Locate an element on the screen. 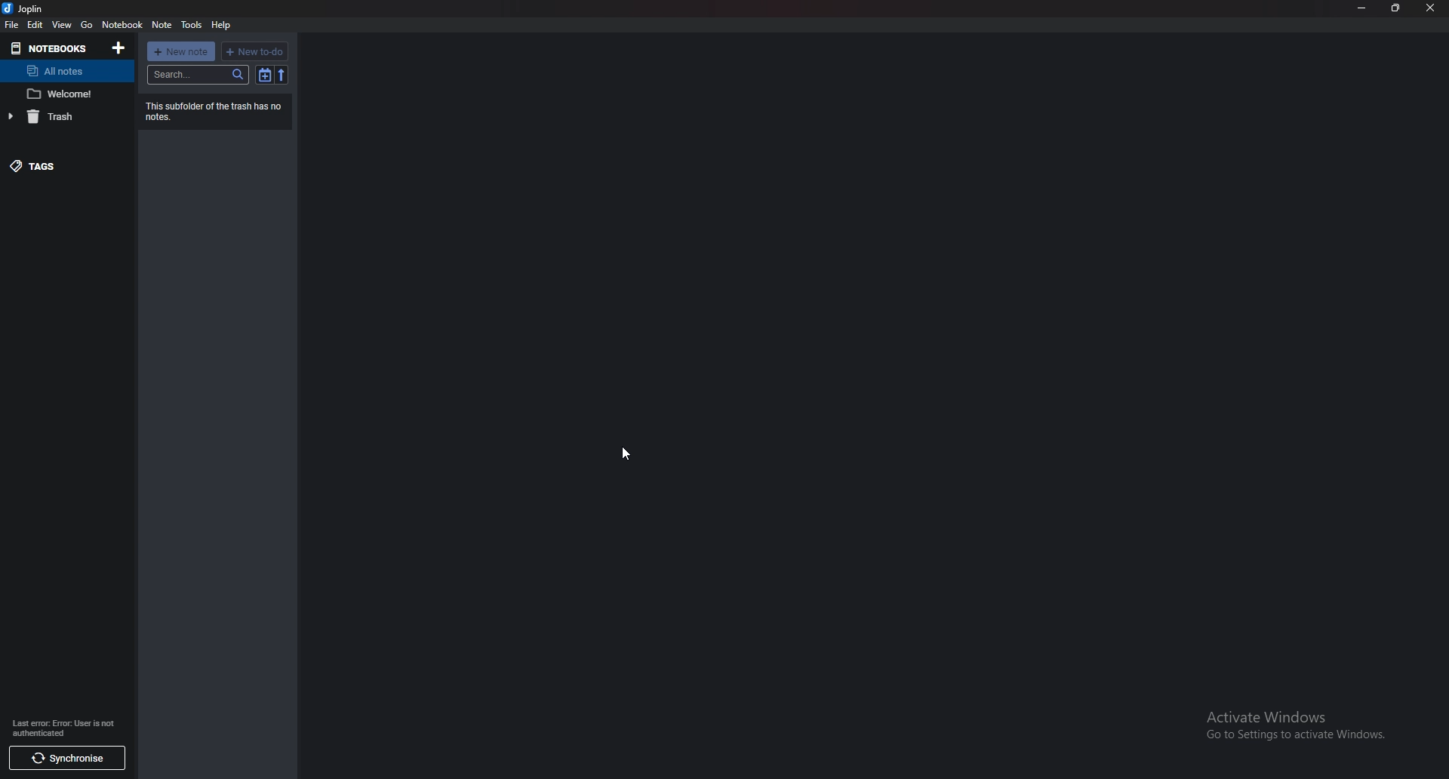  synchronise is located at coordinates (64, 759).